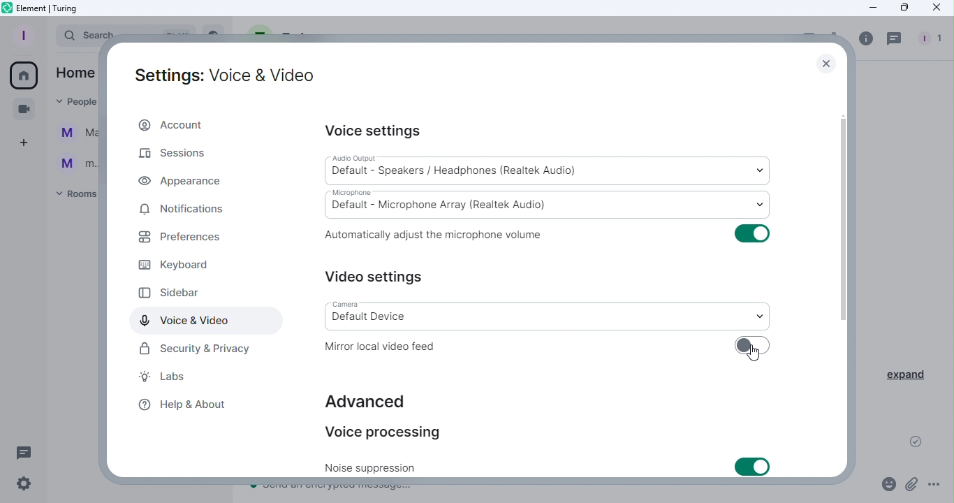 The height and width of the screenshot is (503, 954). Describe the element at coordinates (886, 486) in the screenshot. I see `Emoji` at that location.